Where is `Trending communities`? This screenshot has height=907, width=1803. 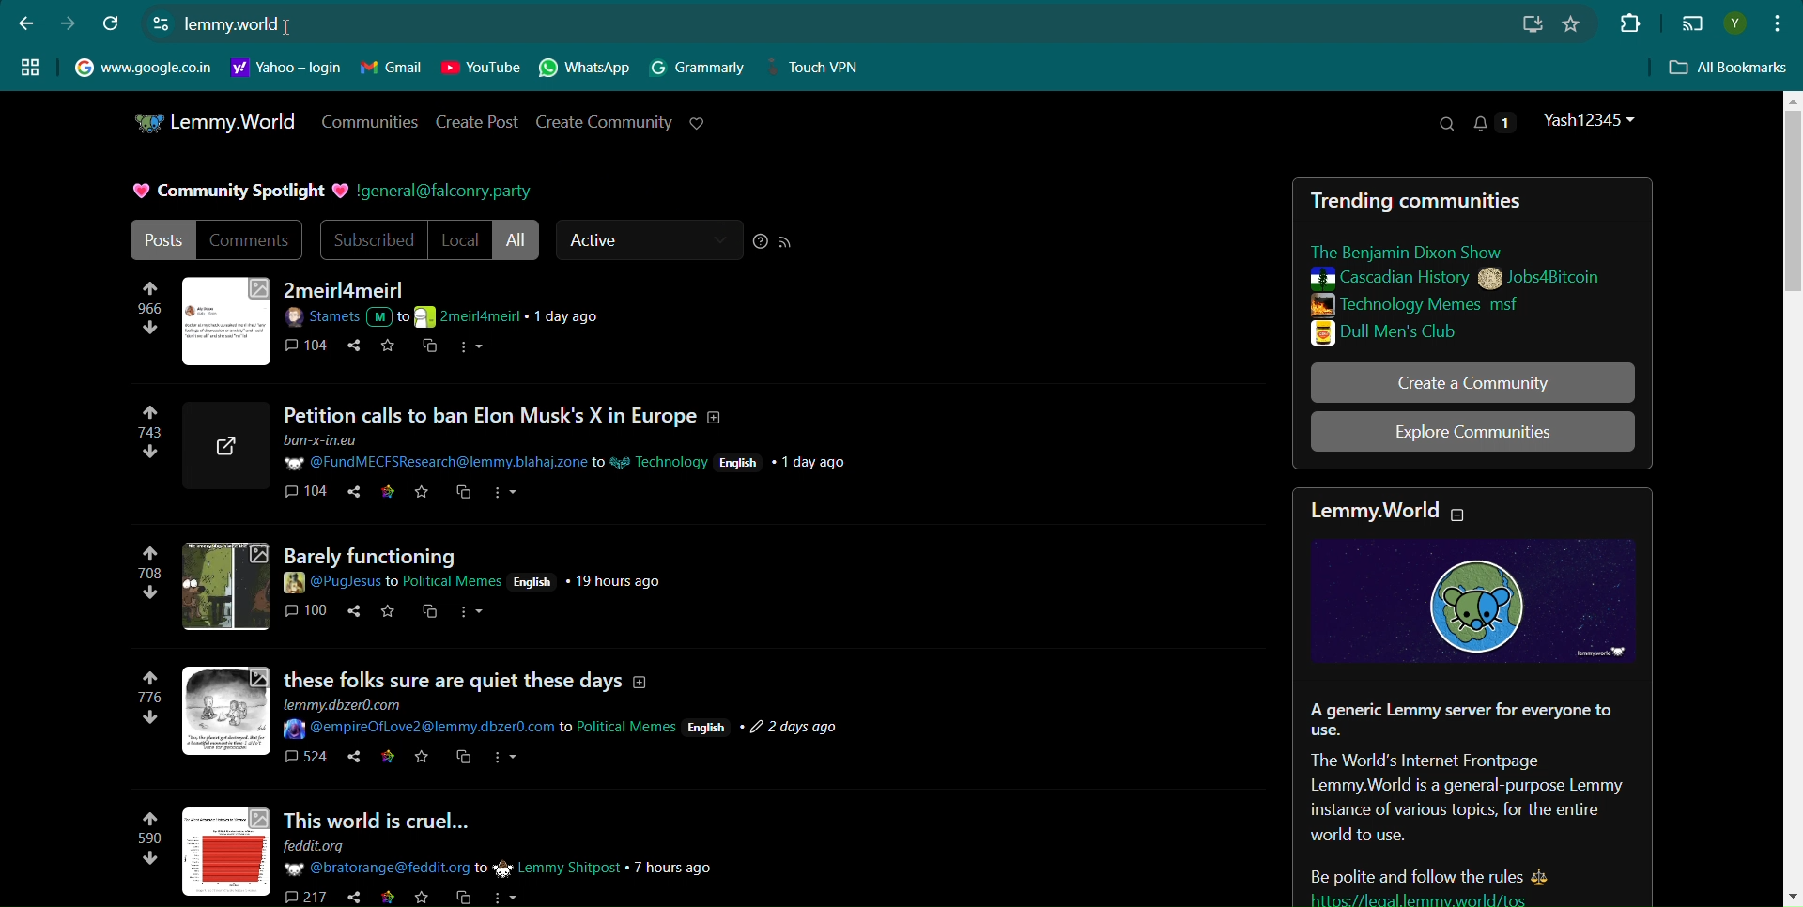 Trending communities is located at coordinates (1431, 202).